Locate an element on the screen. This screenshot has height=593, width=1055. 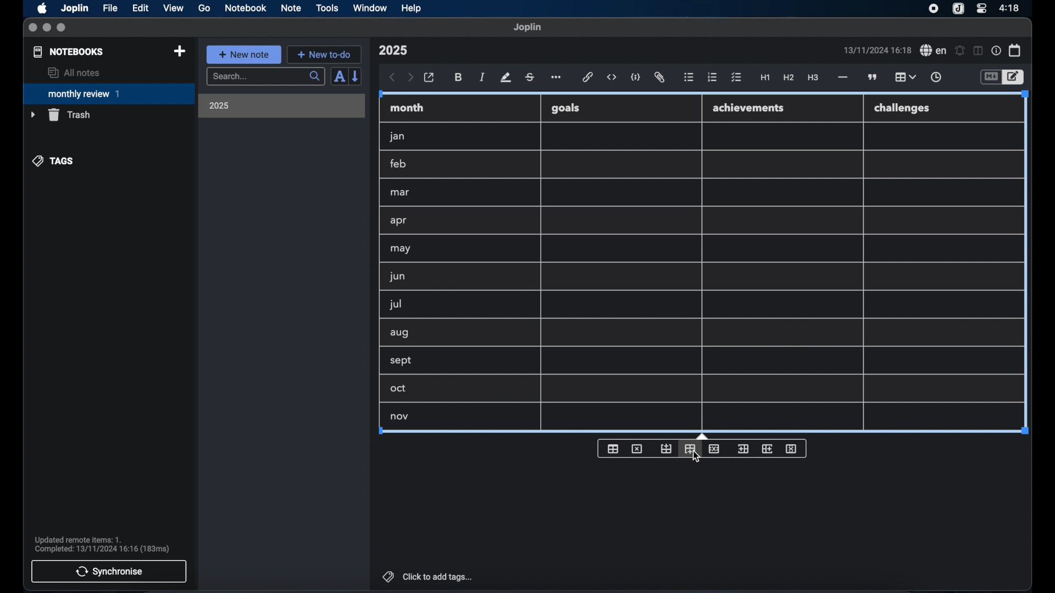
click to add tags is located at coordinates (429, 577).